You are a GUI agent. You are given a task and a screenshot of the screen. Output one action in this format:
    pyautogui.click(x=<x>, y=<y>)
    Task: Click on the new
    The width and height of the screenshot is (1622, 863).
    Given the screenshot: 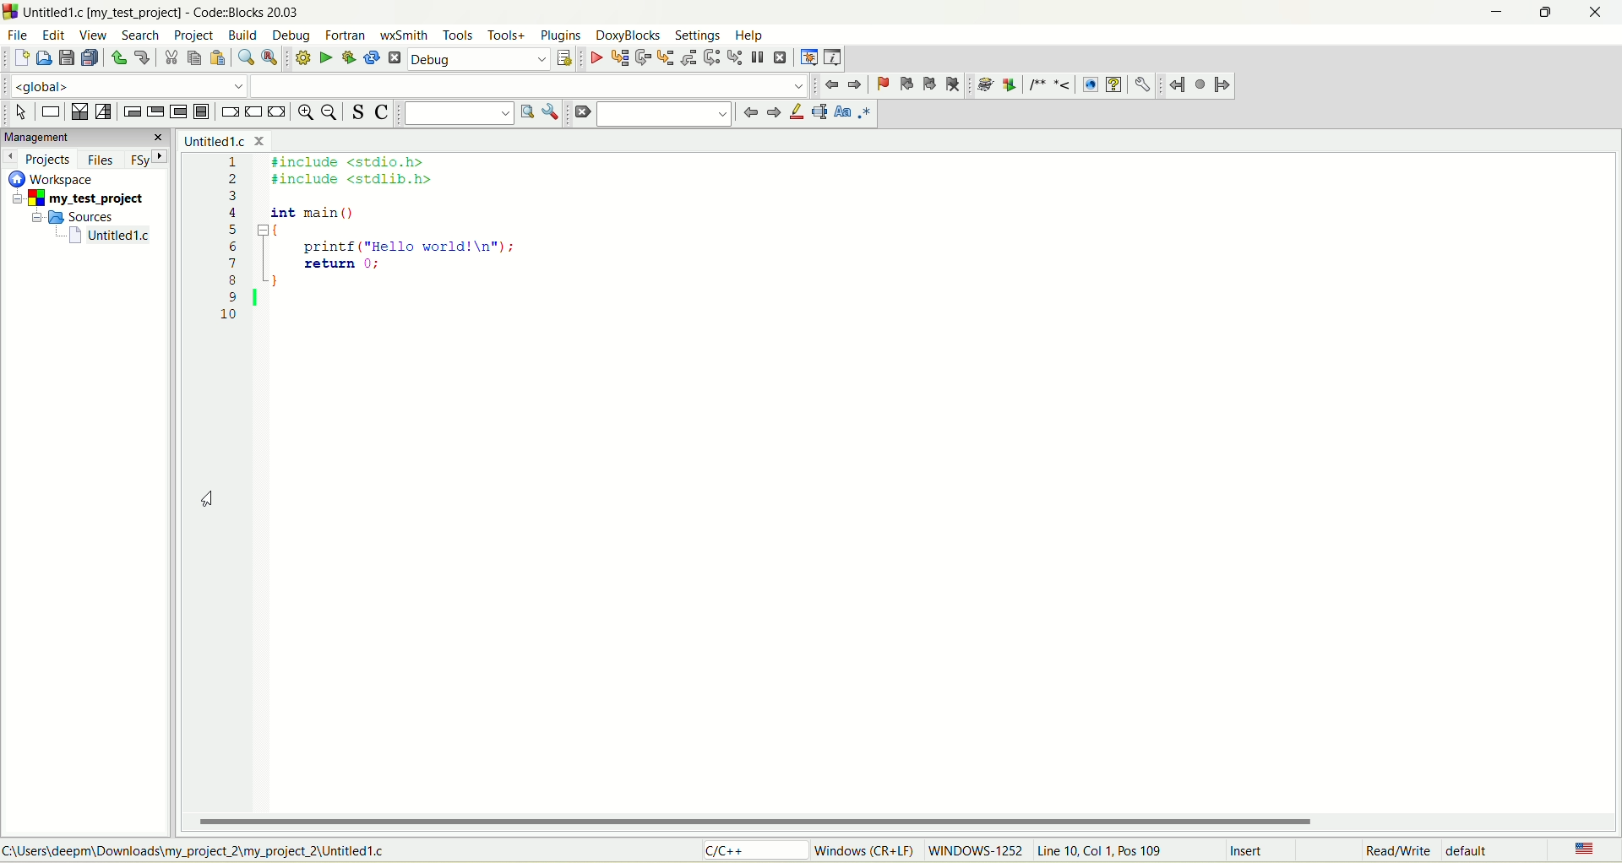 What is the action you would take?
    pyautogui.click(x=19, y=59)
    